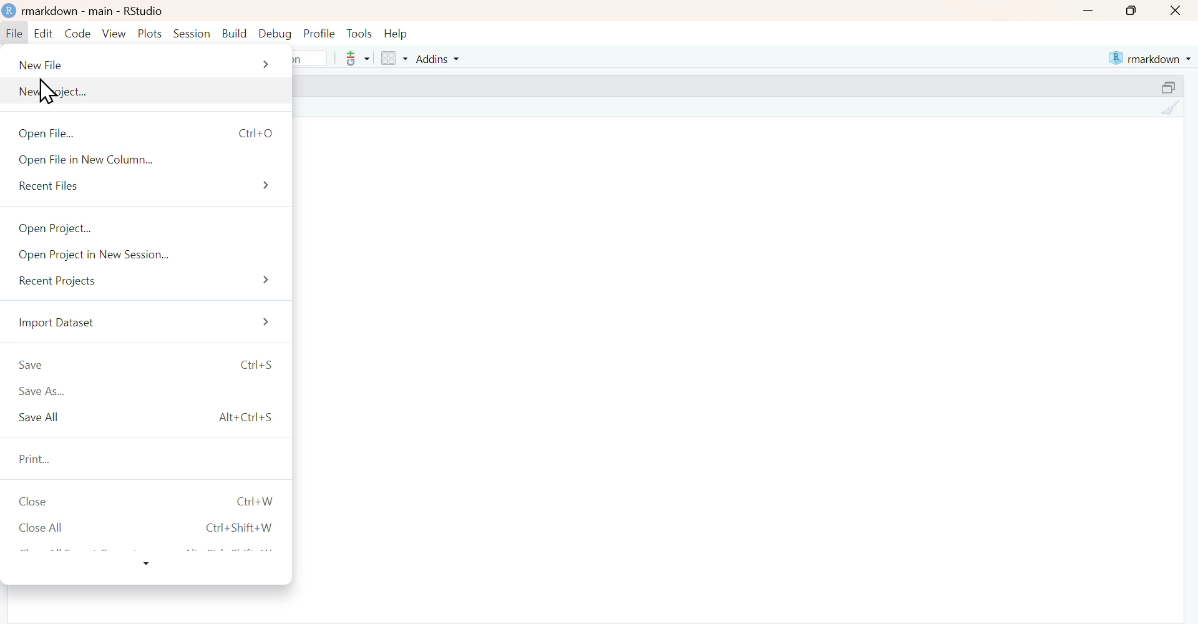  I want to click on save as, so click(152, 392).